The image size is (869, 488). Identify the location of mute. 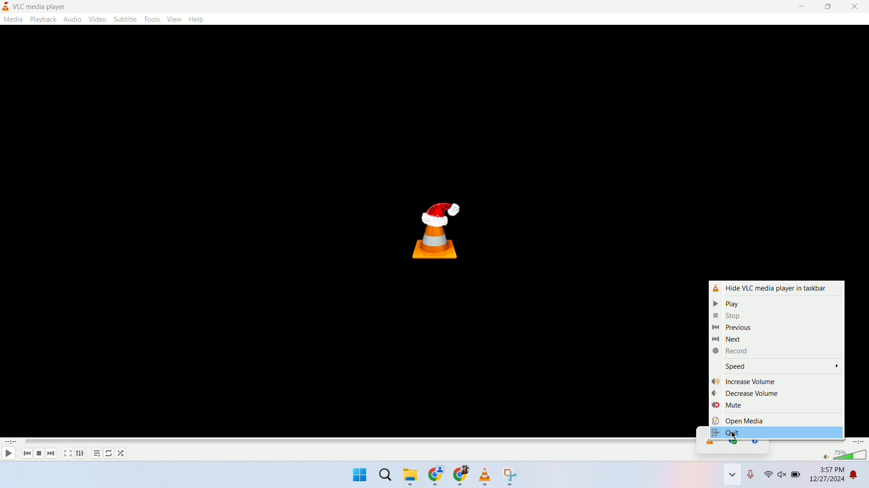
(776, 406).